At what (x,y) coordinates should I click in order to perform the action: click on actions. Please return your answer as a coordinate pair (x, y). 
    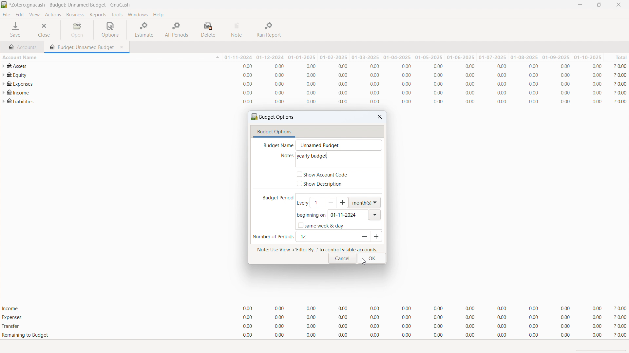
    Looking at the image, I should click on (53, 15).